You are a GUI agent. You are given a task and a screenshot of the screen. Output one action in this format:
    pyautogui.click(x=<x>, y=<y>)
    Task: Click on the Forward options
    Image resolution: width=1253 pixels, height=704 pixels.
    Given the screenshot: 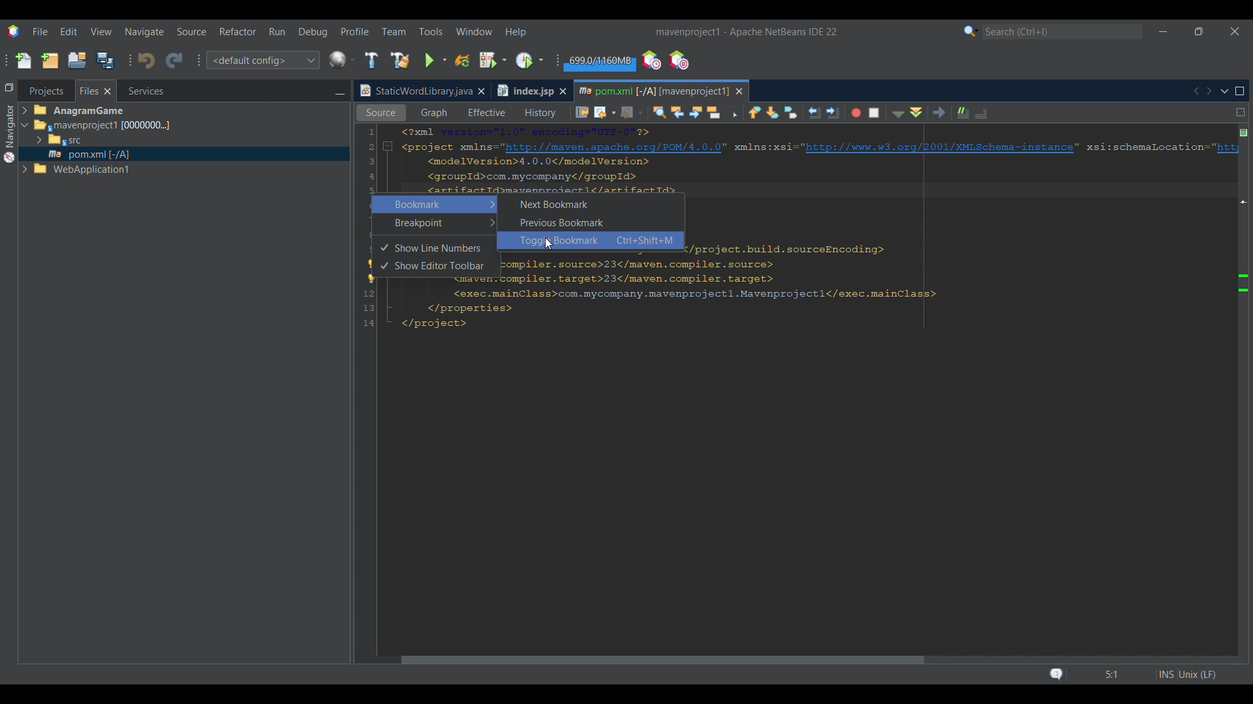 What is the action you would take?
    pyautogui.click(x=628, y=112)
    